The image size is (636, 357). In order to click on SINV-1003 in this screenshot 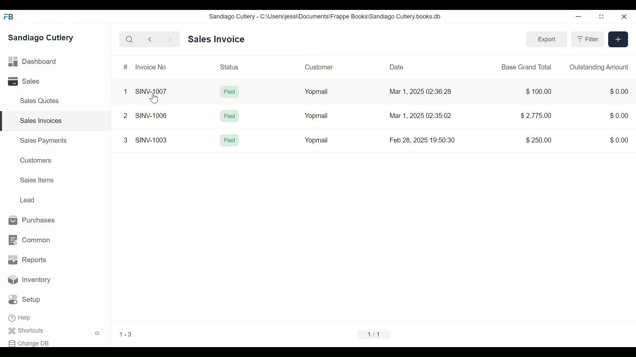, I will do `click(151, 140)`.